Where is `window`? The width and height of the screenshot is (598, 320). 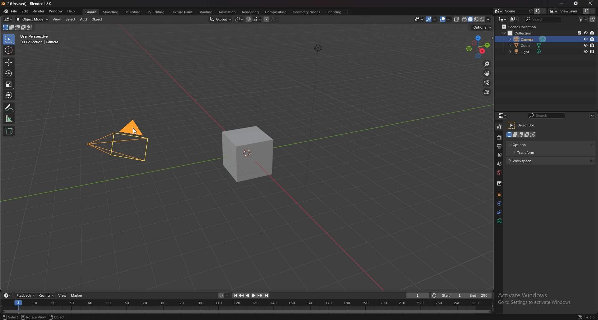 window is located at coordinates (56, 11).